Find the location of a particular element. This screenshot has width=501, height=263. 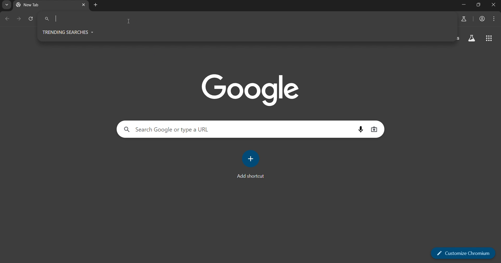

voice search is located at coordinates (358, 129).